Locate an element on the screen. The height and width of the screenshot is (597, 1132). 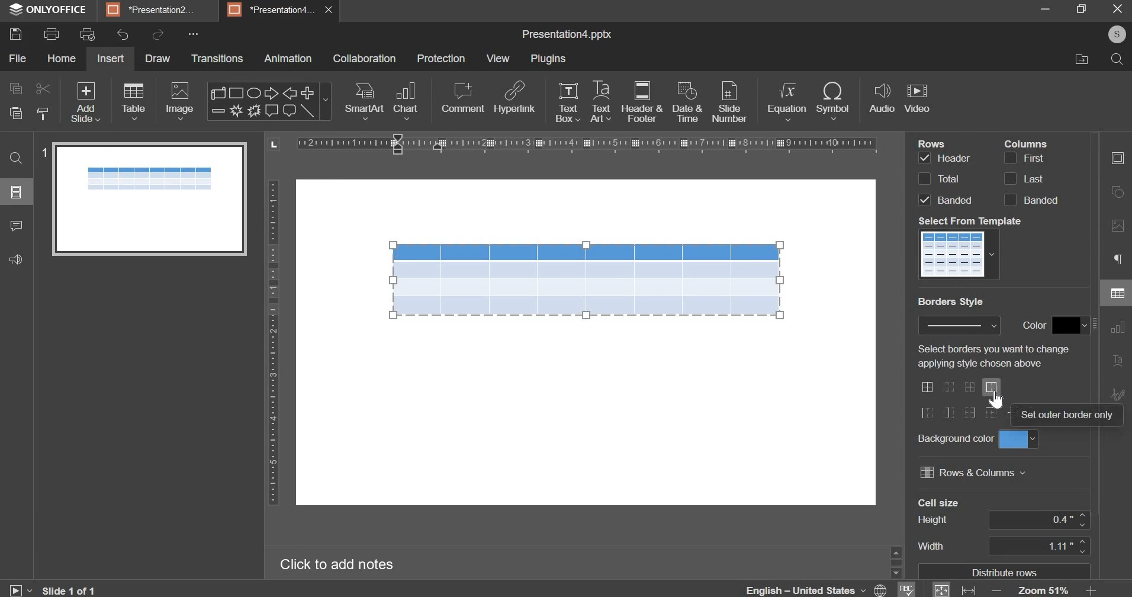
row header is located at coordinates (925, 156).